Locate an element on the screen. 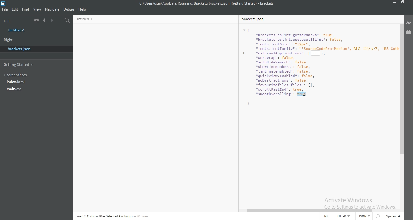 This screenshot has height=220, width=413. File name is located at coordinates (205, 4).